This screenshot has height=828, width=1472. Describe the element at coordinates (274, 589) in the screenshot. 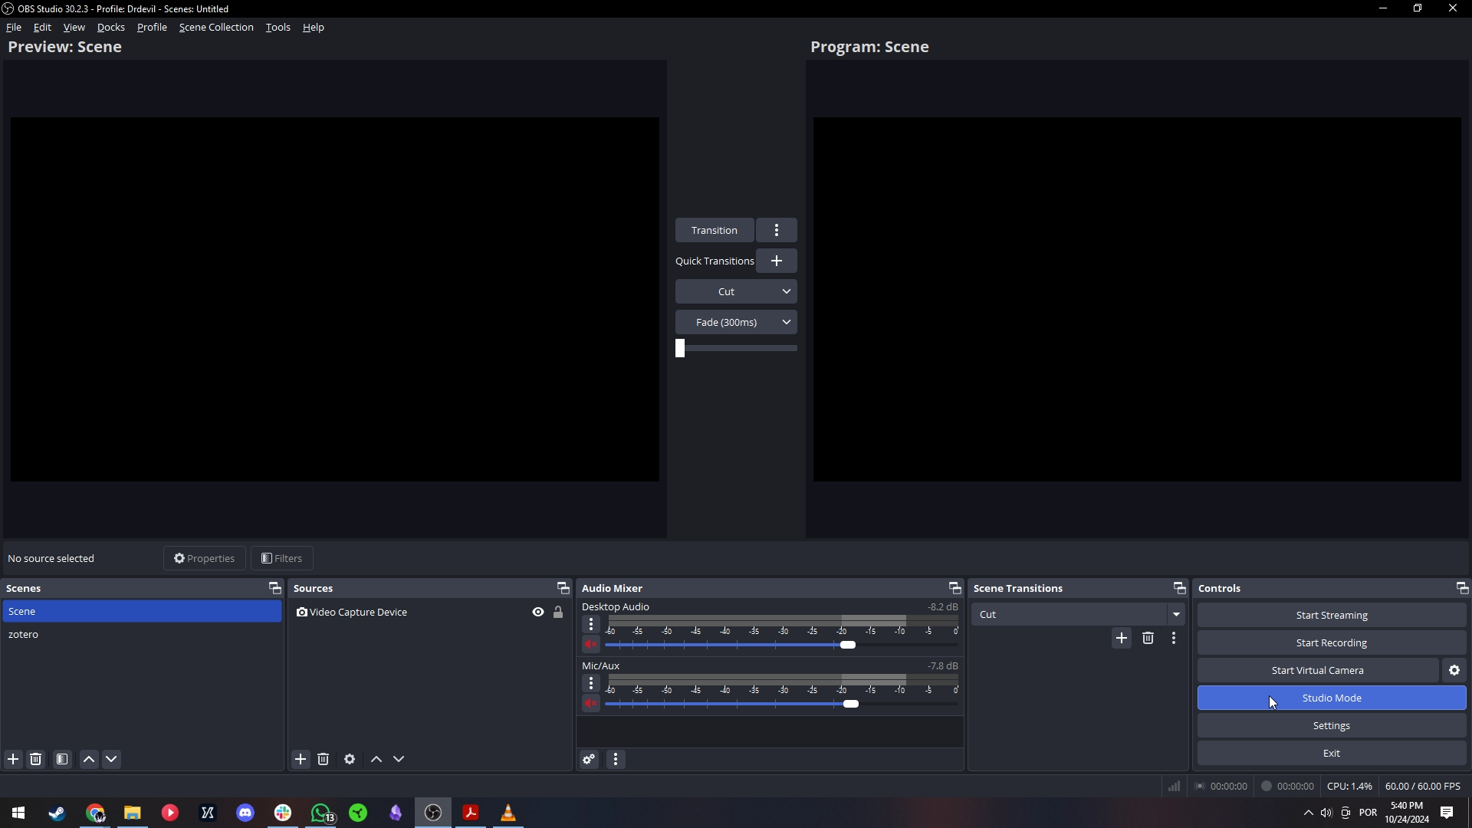

I see `Disconnect scenes window` at that location.